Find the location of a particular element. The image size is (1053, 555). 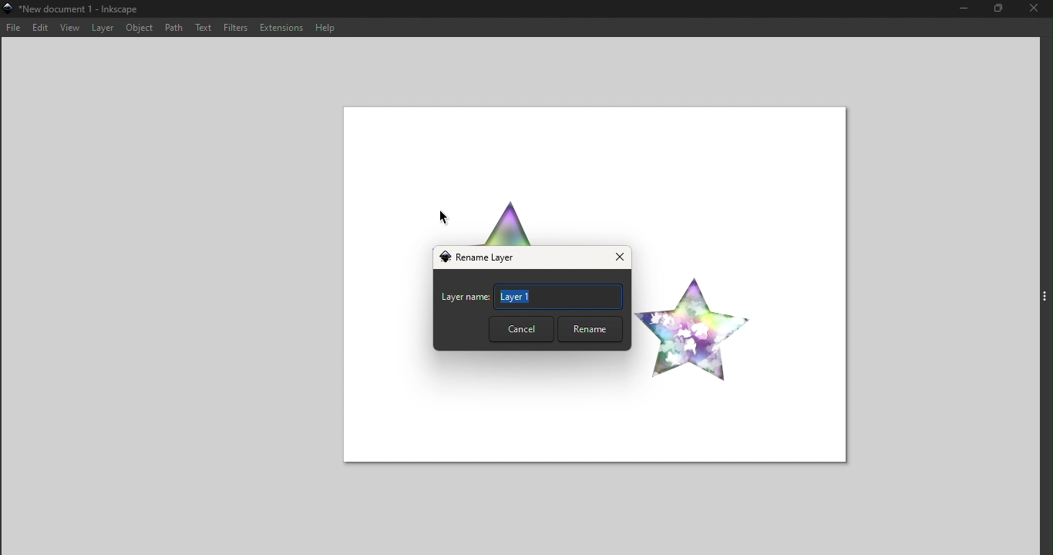

object is located at coordinates (140, 29).